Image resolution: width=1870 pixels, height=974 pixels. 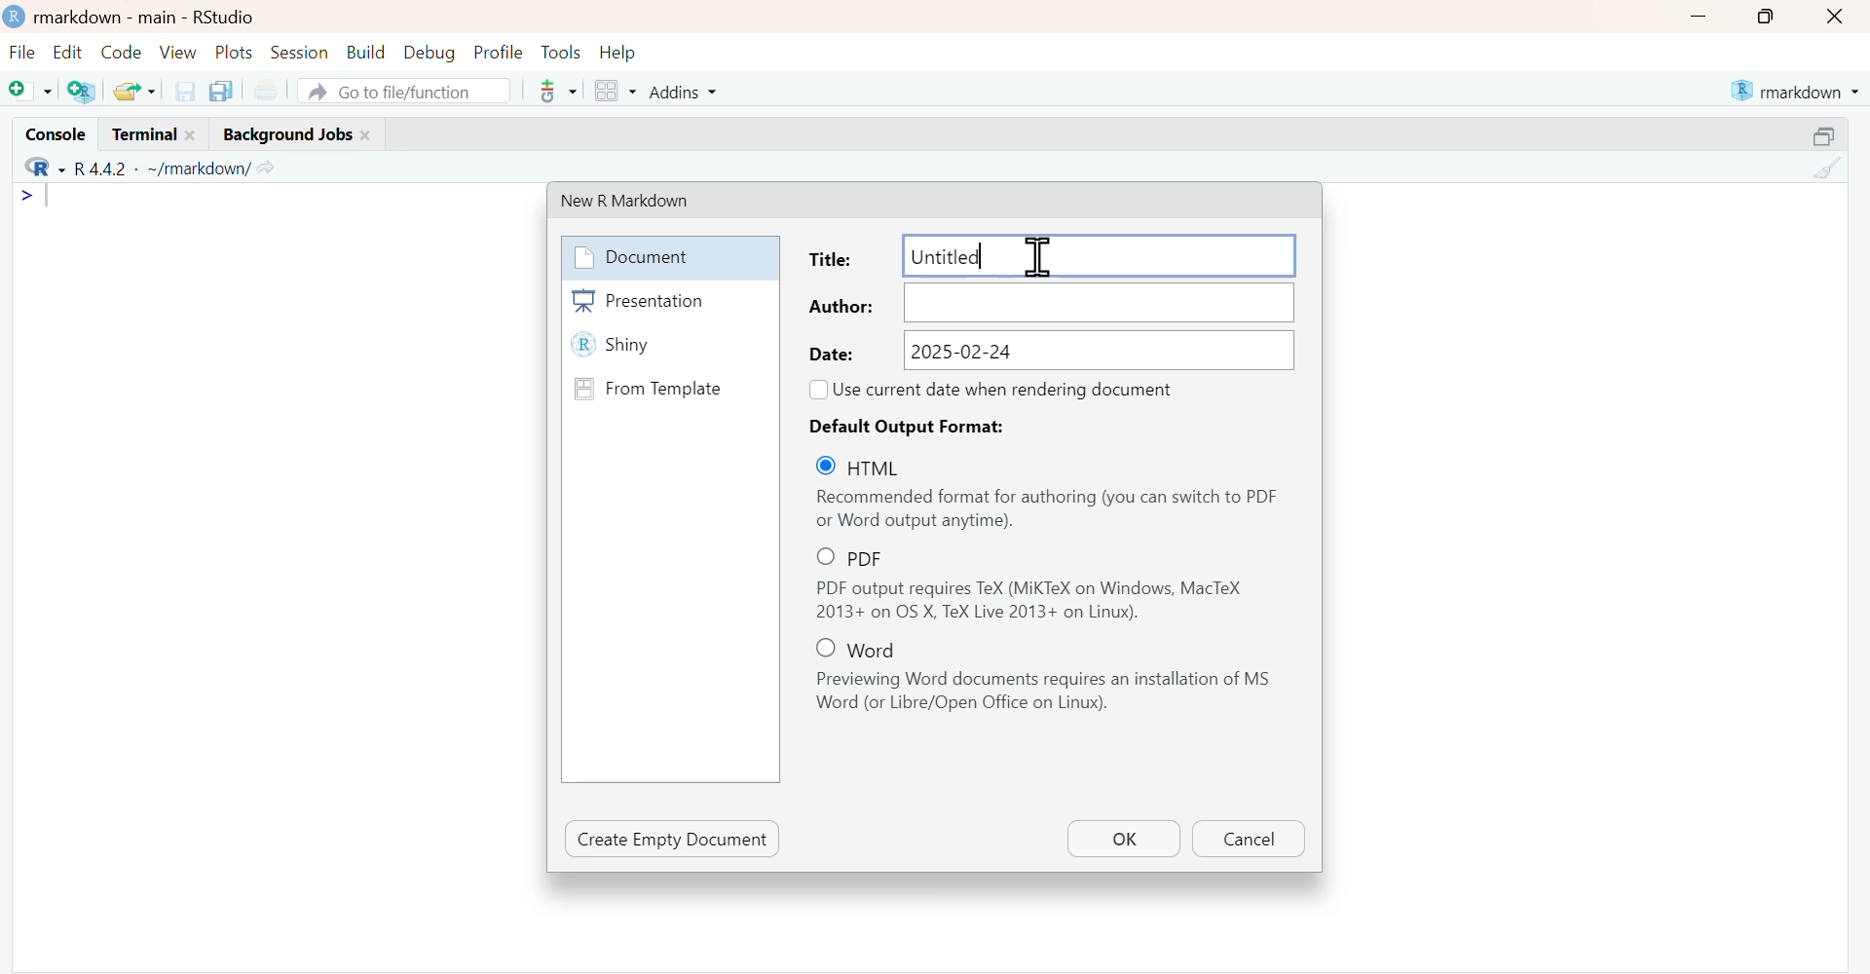 I want to click on git commit, so click(x=555, y=91).